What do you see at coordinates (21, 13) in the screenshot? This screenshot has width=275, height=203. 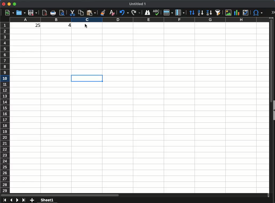 I see `open` at bounding box center [21, 13].